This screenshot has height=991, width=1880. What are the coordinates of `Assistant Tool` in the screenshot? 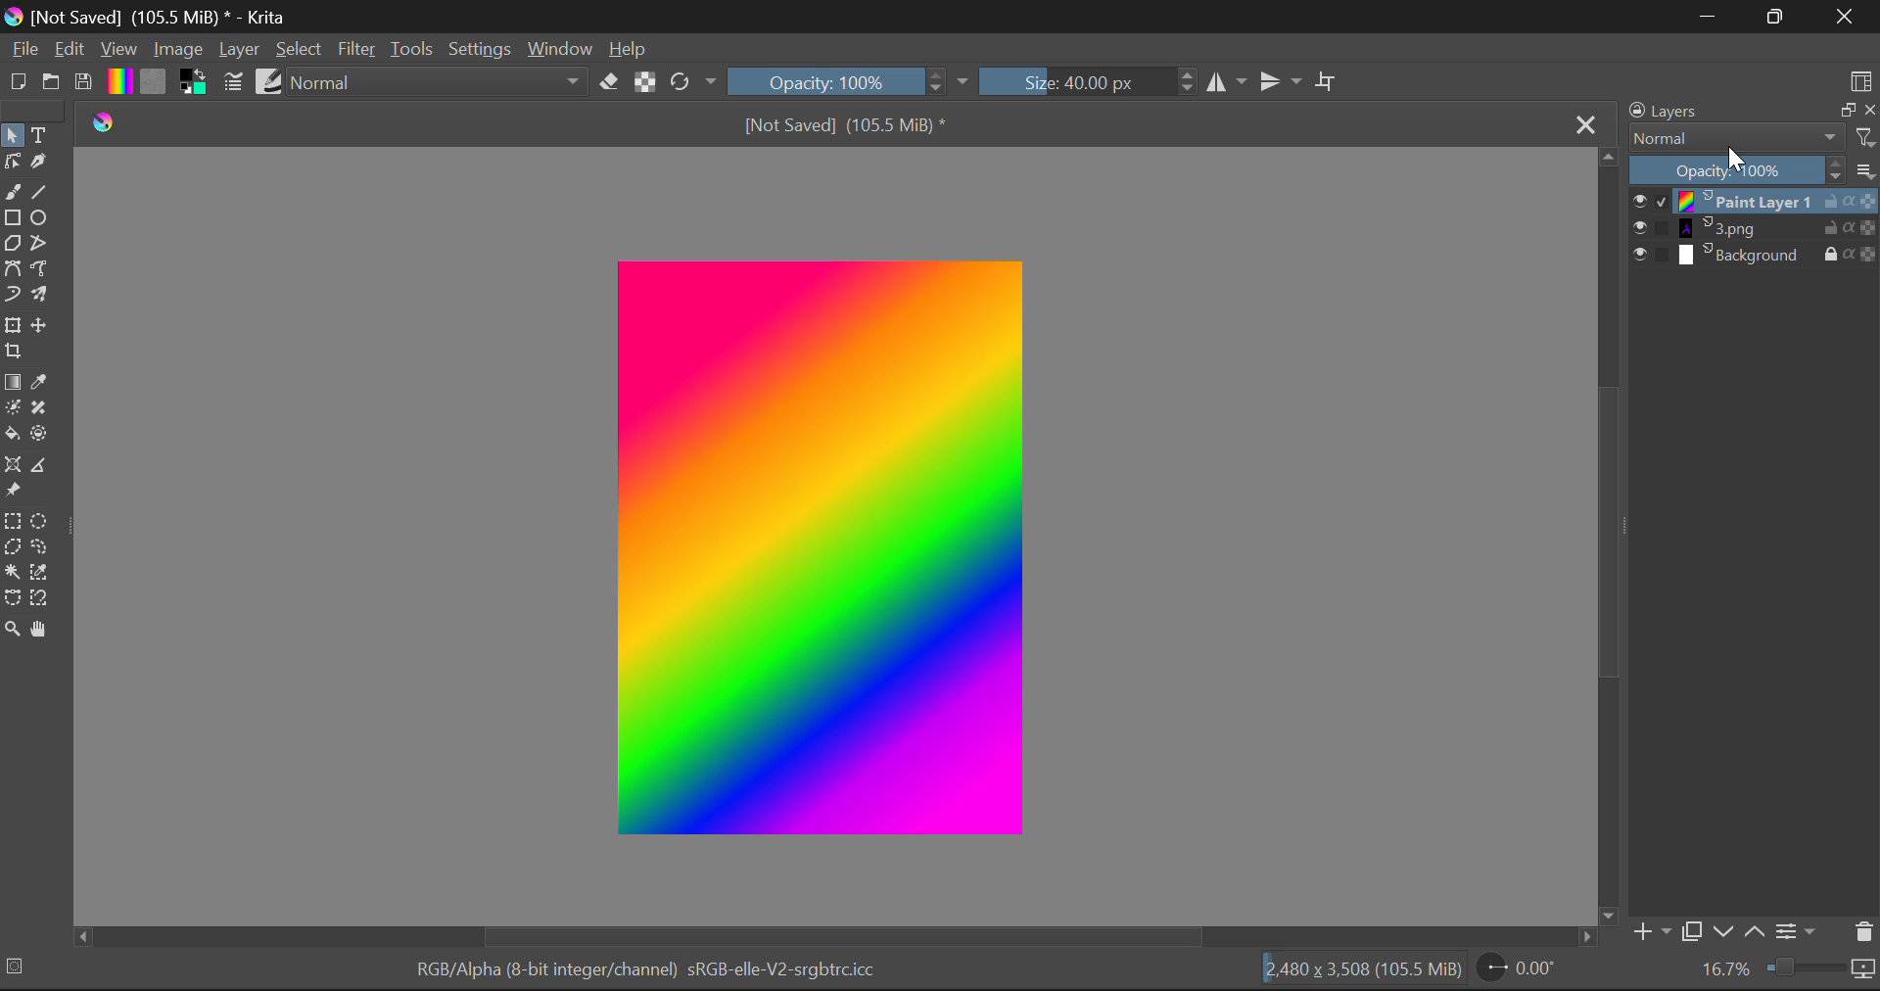 It's located at (16, 465).